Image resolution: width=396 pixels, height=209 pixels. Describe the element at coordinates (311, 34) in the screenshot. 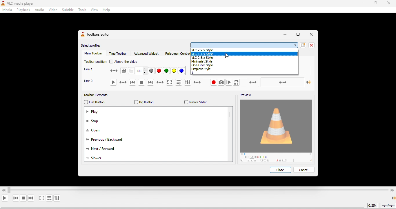

I see `Close` at that location.